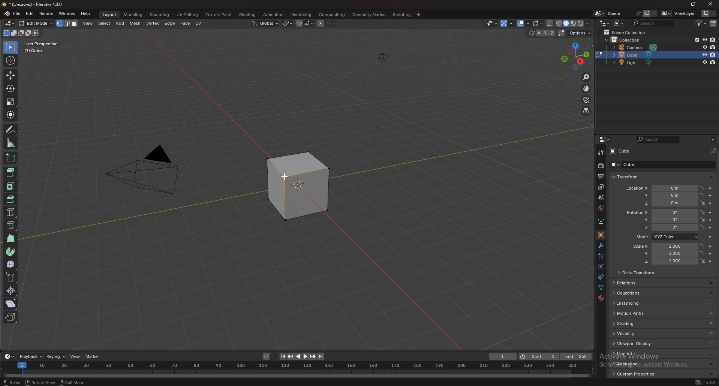 Image resolution: width=719 pixels, height=386 pixels. I want to click on compositing, so click(333, 14).